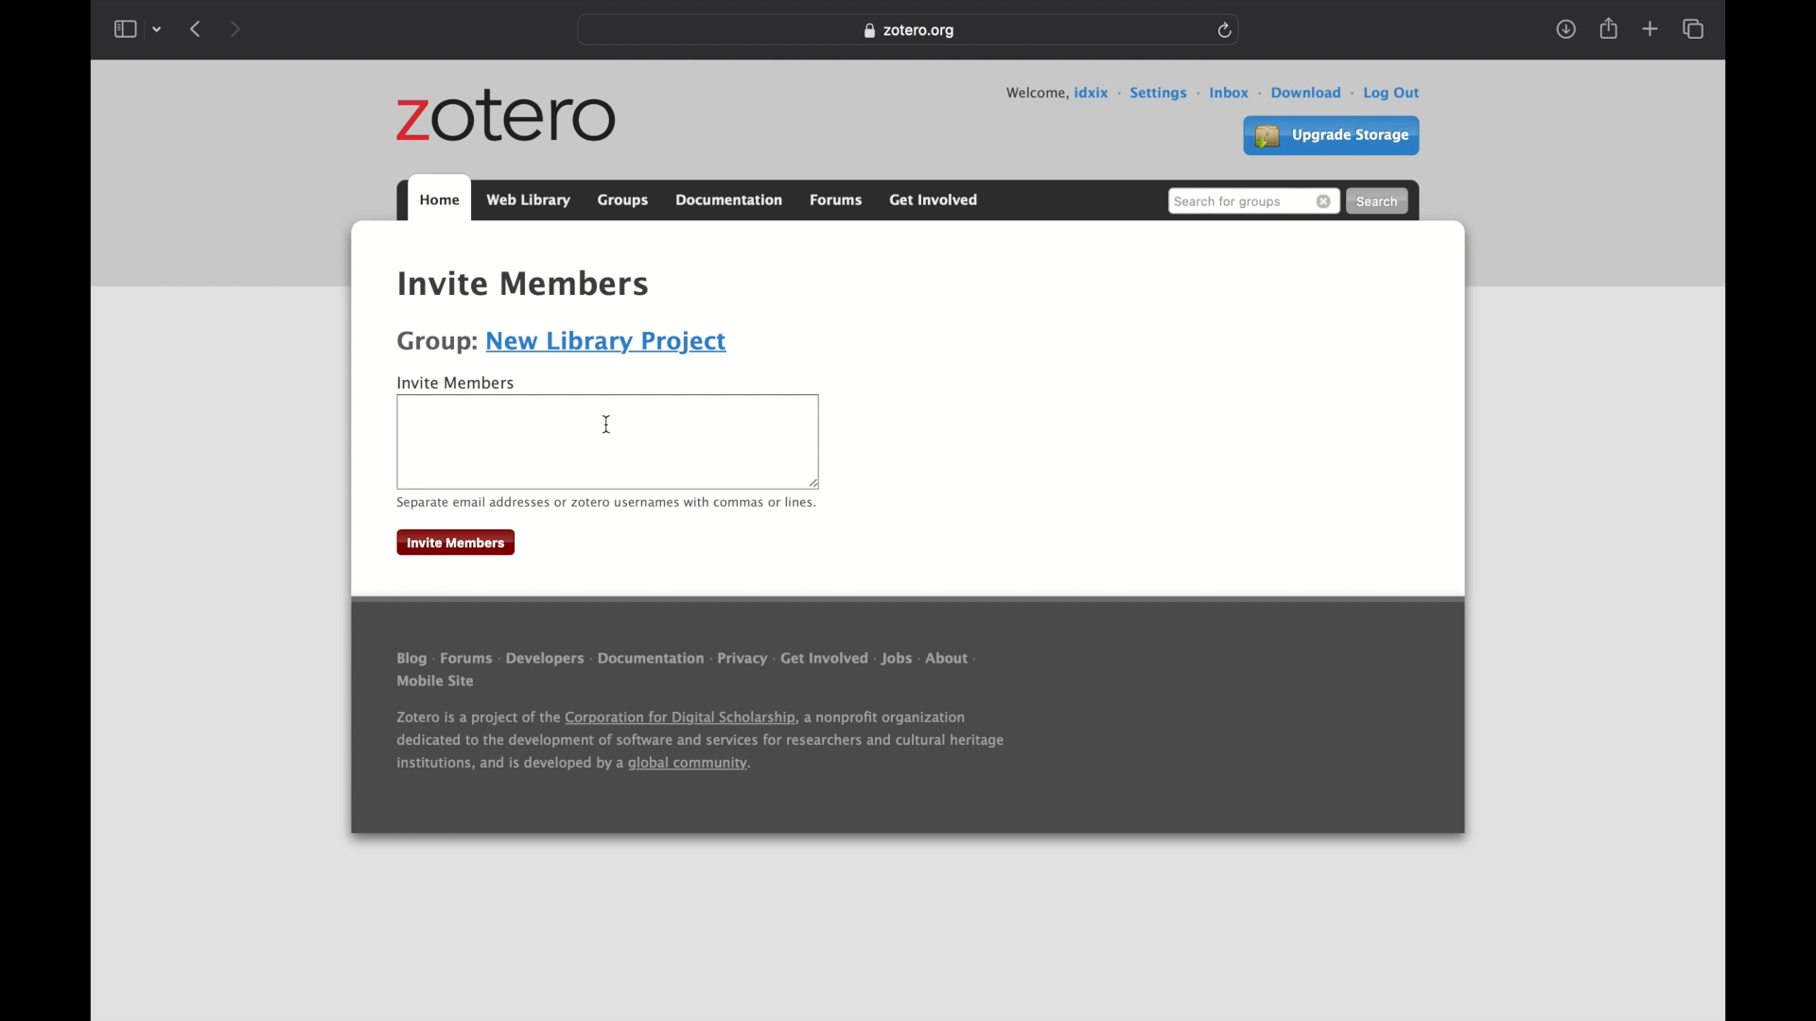 This screenshot has height=1021, width=1816. Describe the element at coordinates (731, 200) in the screenshot. I see `documentation` at that location.